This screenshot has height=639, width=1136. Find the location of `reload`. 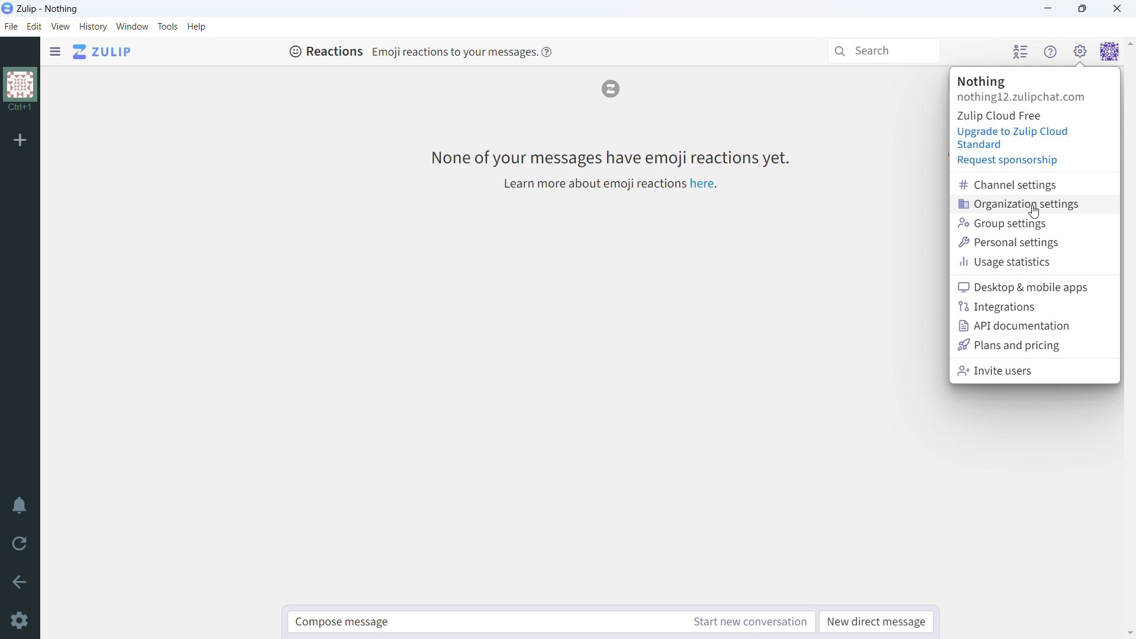

reload is located at coordinates (20, 544).